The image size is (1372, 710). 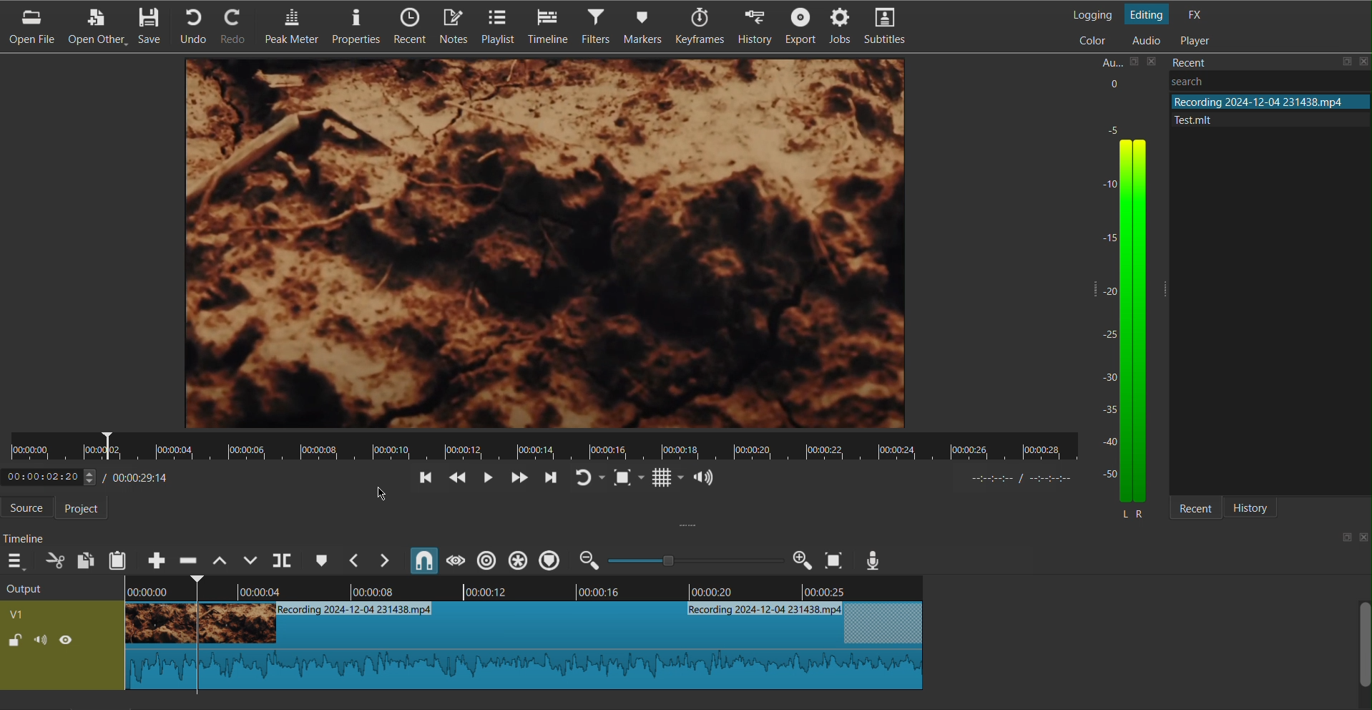 What do you see at coordinates (48, 477) in the screenshot?
I see `elapsed time` at bounding box center [48, 477].